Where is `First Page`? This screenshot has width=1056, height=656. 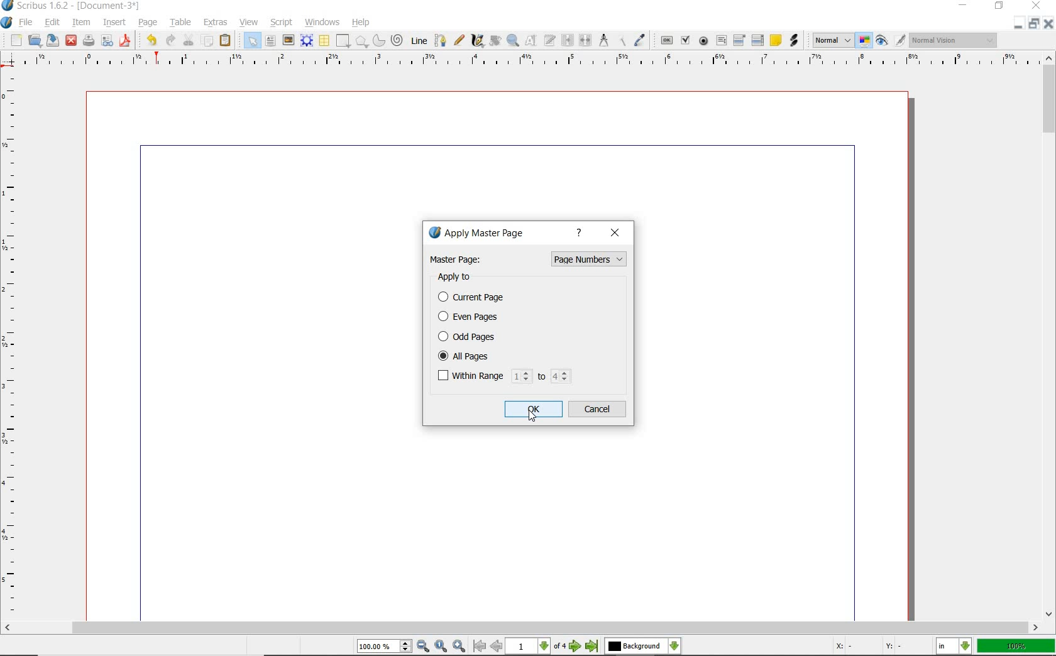
First Page is located at coordinates (478, 647).